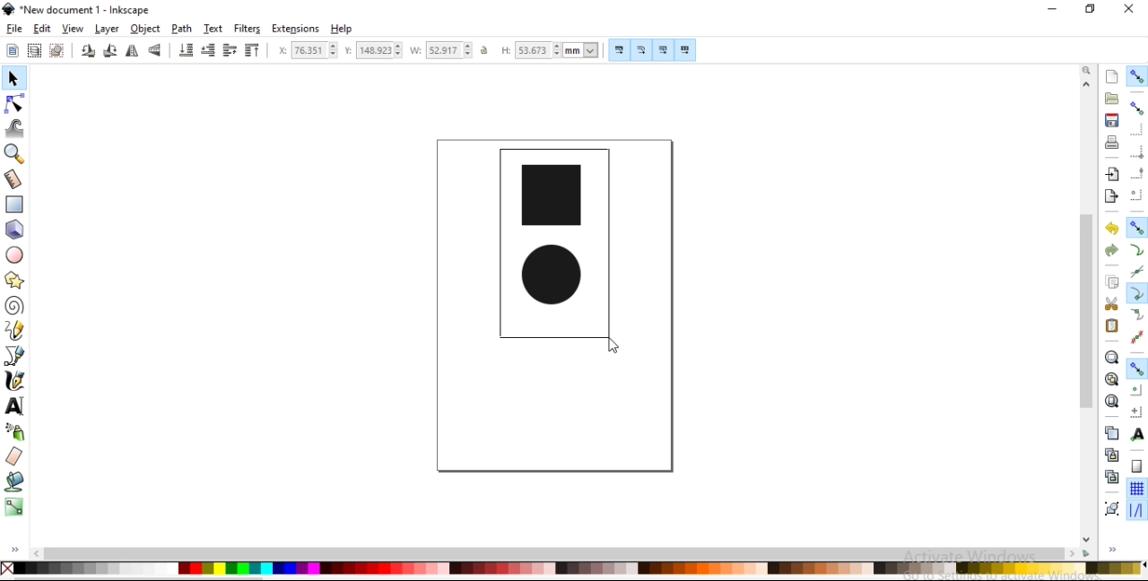 The image size is (1148, 581). Describe the element at coordinates (15, 357) in the screenshot. I see `draw bezier curves and straight lines` at that location.